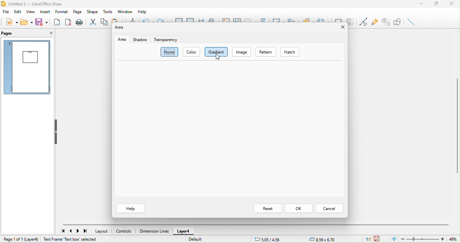 The width and height of the screenshot is (460, 243). Describe the element at coordinates (339, 19) in the screenshot. I see `shadow` at that location.